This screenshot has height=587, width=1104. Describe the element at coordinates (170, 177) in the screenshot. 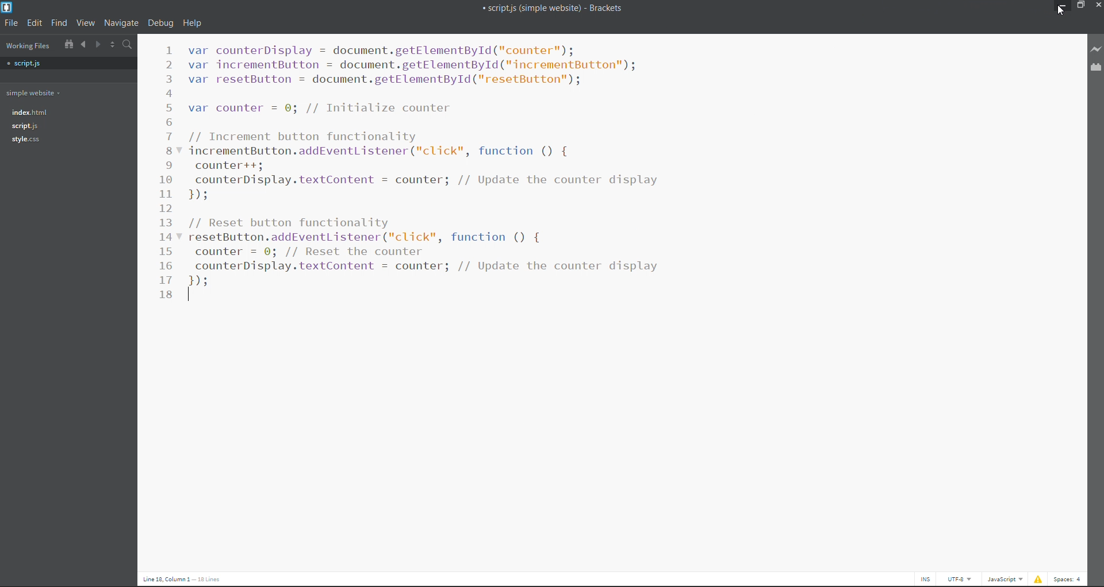

I see `line number` at that location.